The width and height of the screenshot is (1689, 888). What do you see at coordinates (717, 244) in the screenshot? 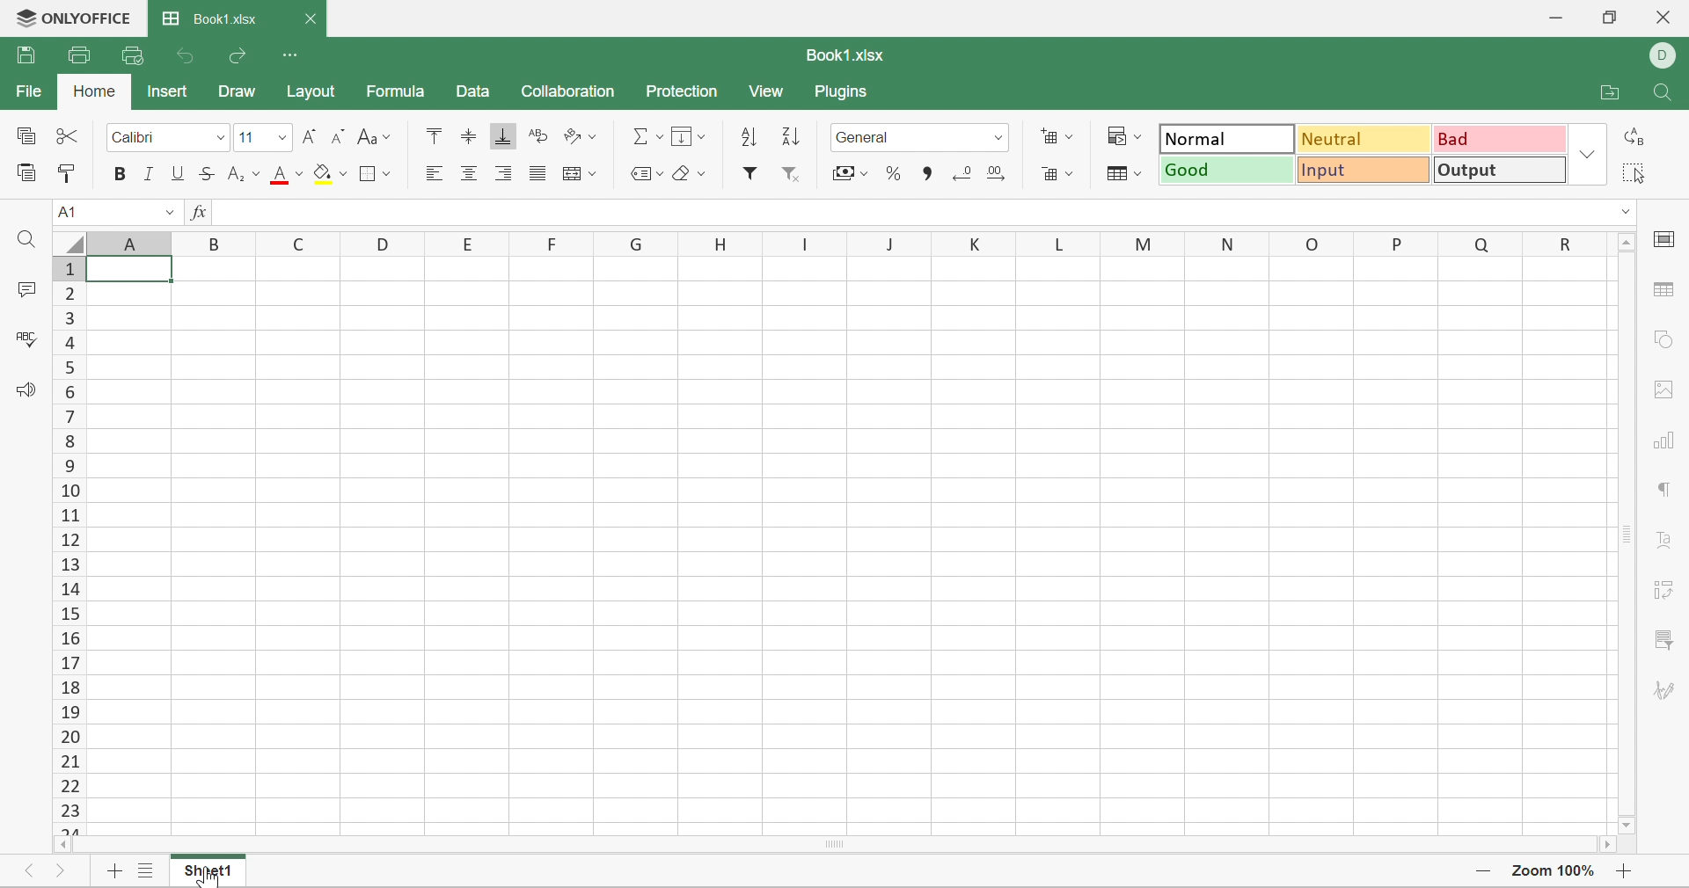
I see `H` at bounding box center [717, 244].